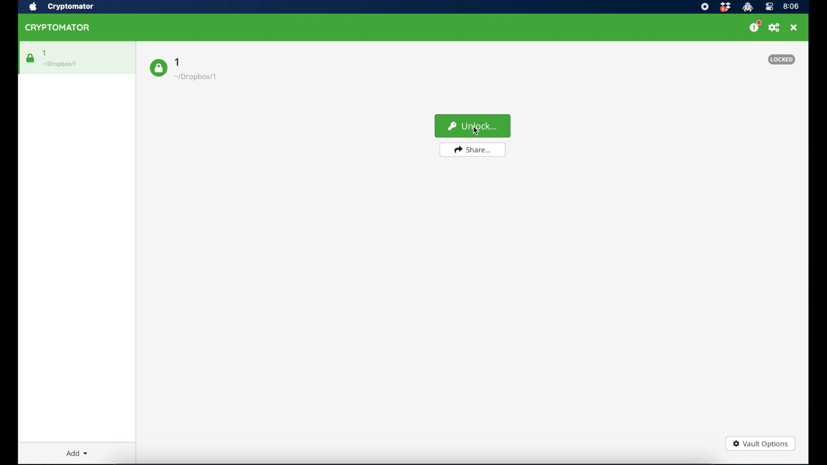 This screenshot has width=827, height=465. Describe the element at coordinates (794, 28) in the screenshot. I see `close` at that location.